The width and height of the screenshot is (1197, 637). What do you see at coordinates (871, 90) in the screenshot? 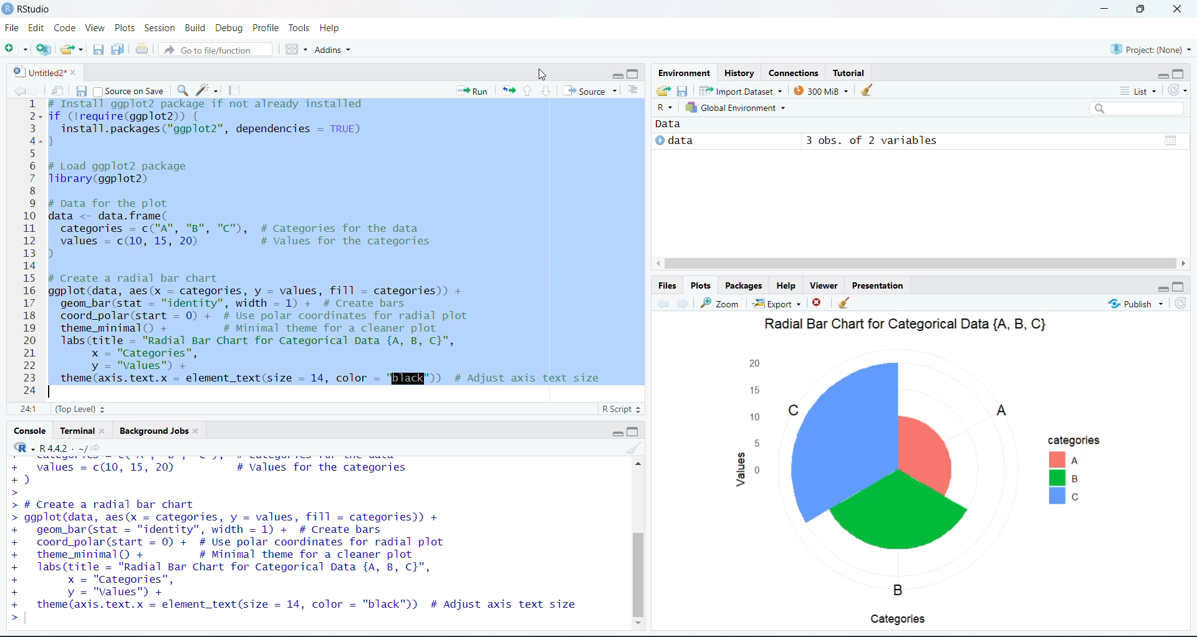
I see `clear history` at bounding box center [871, 90].